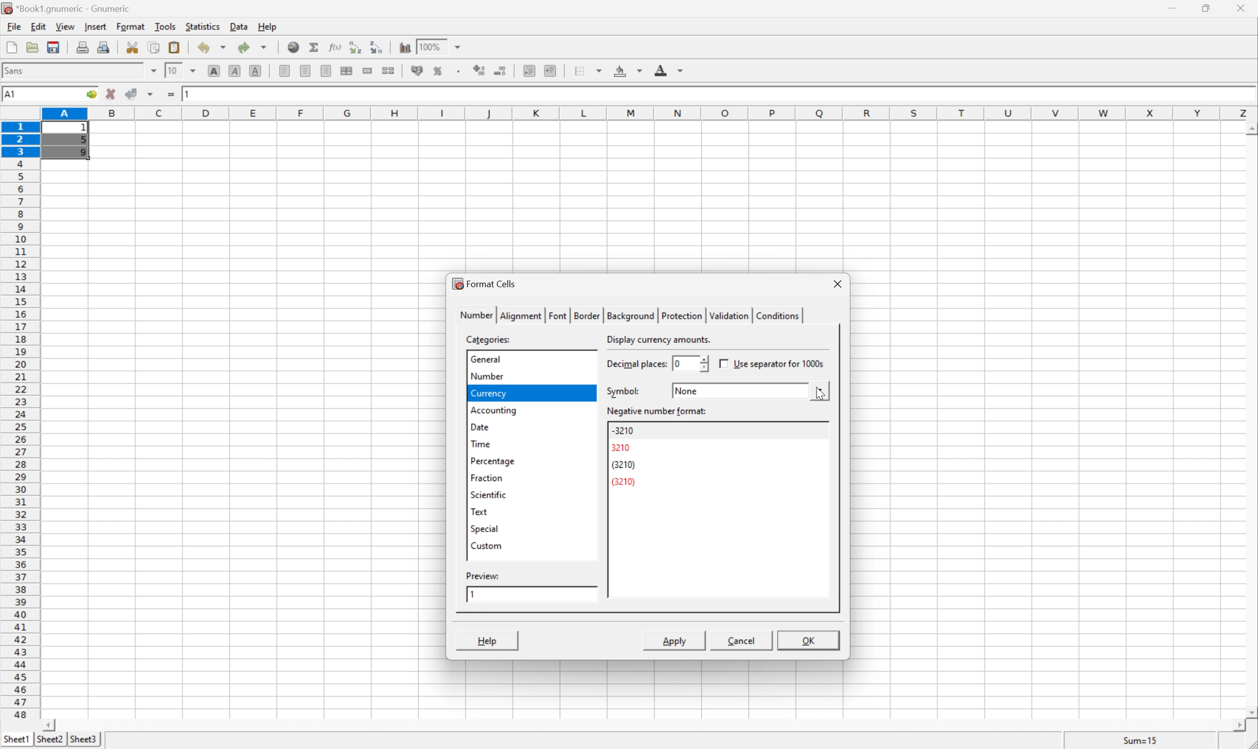 The height and width of the screenshot is (749, 1258). What do you see at coordinates (438, 71) in the screenshot?
I see `format selection as percentage` at bounding box center [438, 71].